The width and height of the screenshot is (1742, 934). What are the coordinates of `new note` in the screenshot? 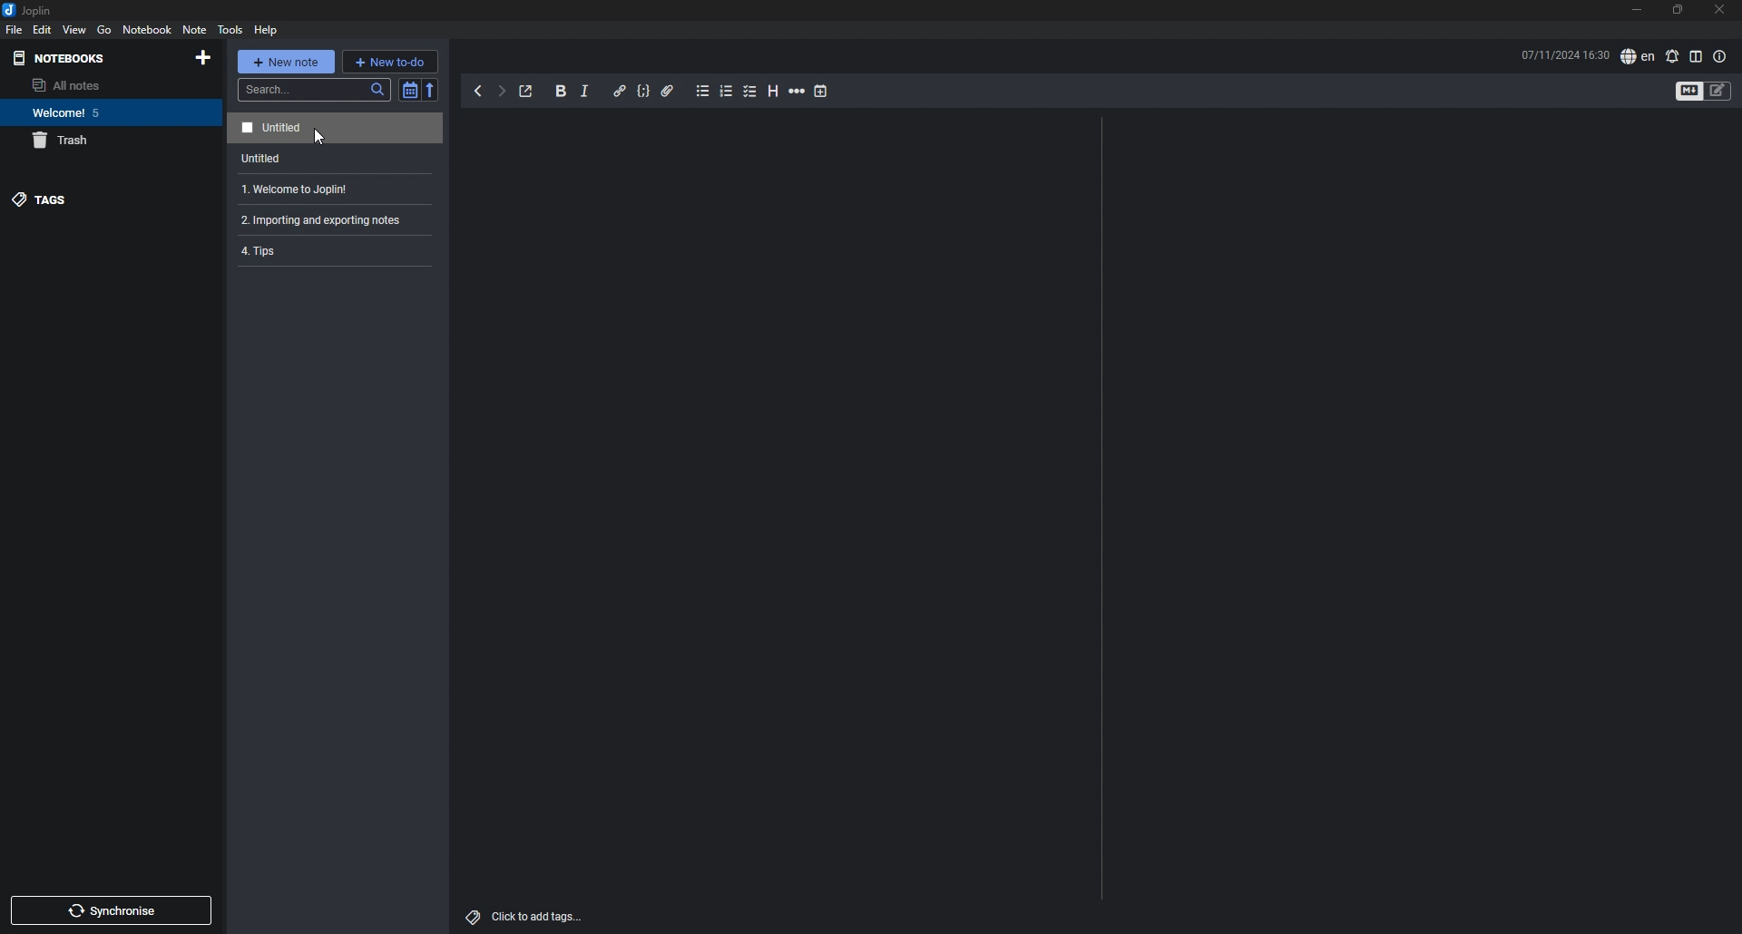 It's located at (287, 61).